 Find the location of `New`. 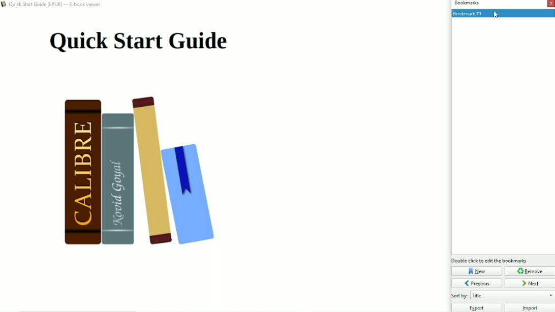

New is located at coordinates (477, 271).